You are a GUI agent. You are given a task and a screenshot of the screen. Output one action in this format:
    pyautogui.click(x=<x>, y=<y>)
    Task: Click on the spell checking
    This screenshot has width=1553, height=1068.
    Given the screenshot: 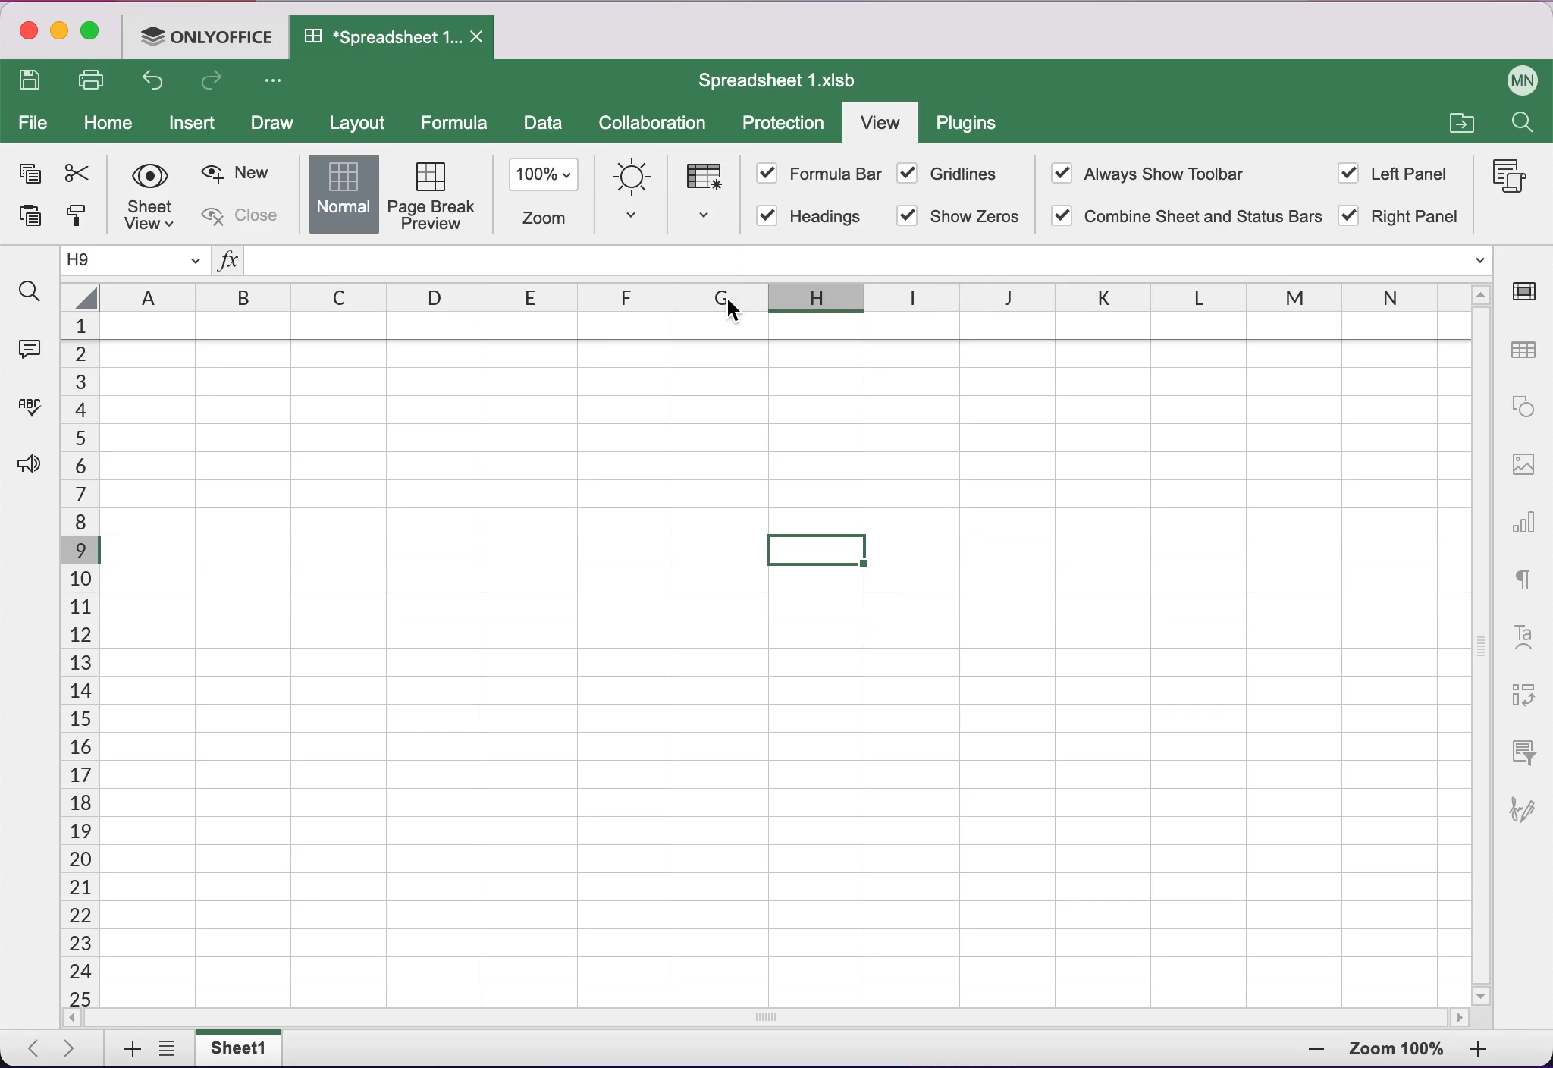 What is the action you would take?
    pyautogui.click(x=34, y=403)
    